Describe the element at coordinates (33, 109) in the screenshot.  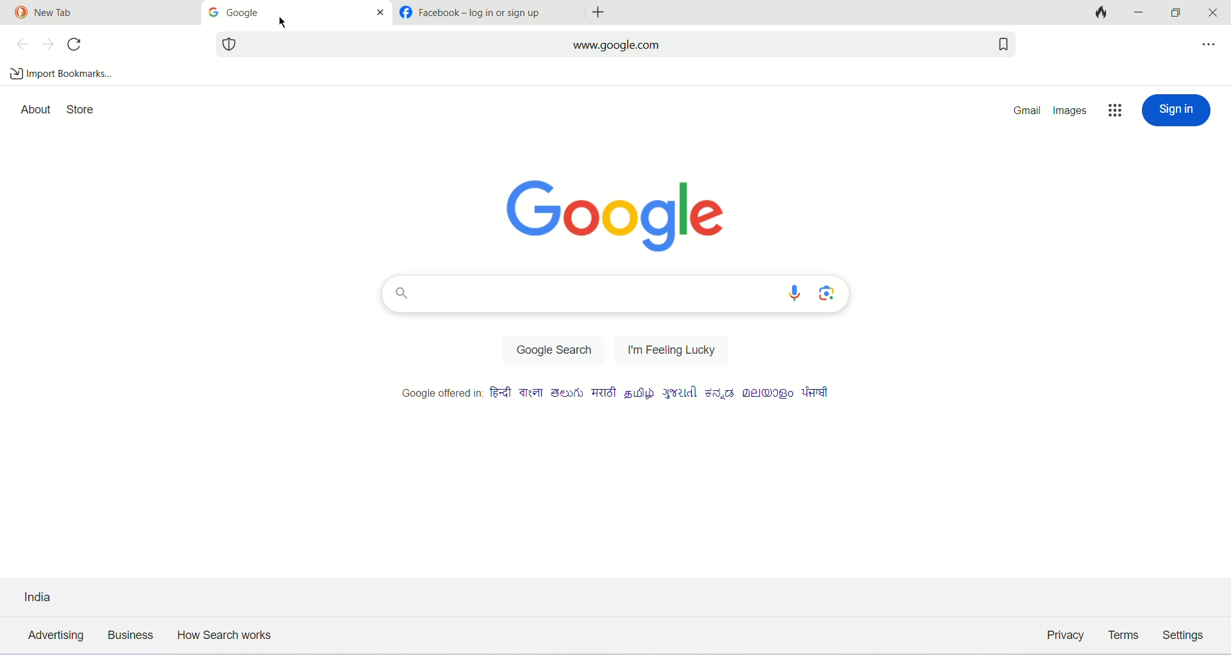
I see `about` at that location.